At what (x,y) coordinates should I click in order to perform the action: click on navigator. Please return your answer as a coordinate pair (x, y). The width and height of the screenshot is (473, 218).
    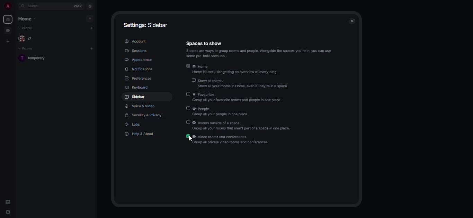
    Looking at the image, I should click on (90, 6).